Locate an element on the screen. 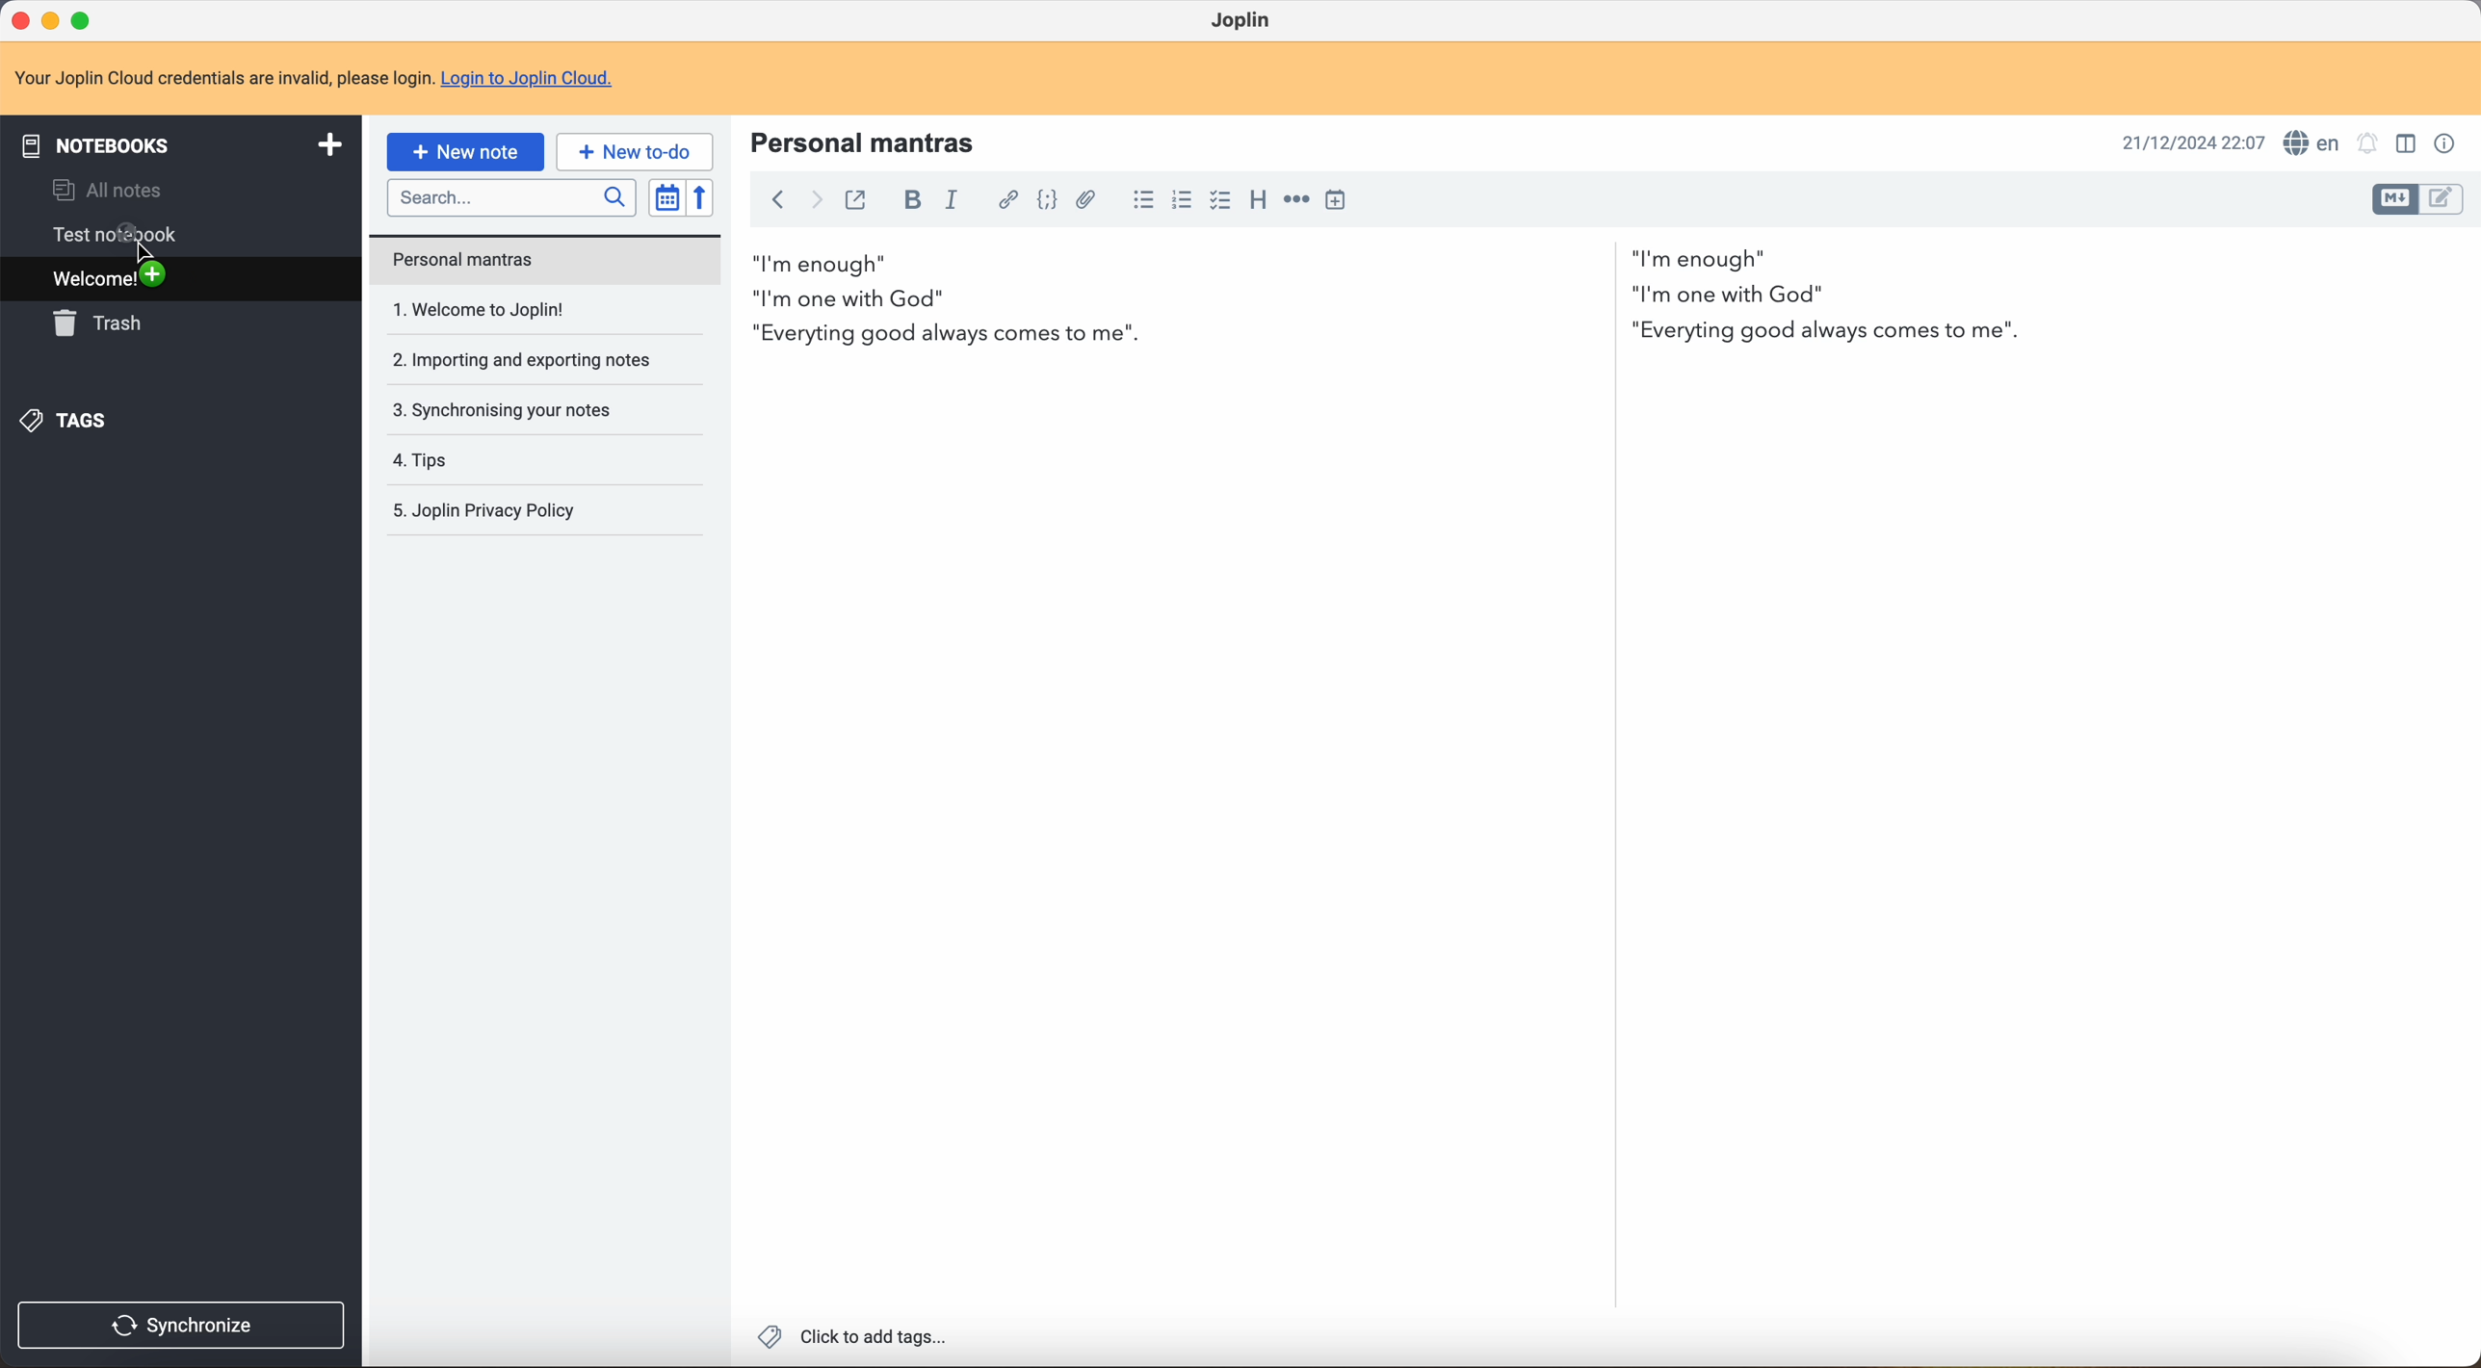 This screenshot has height=1368, width=2481. Login to Joplin Cloud is located at coordinates (527, 80).